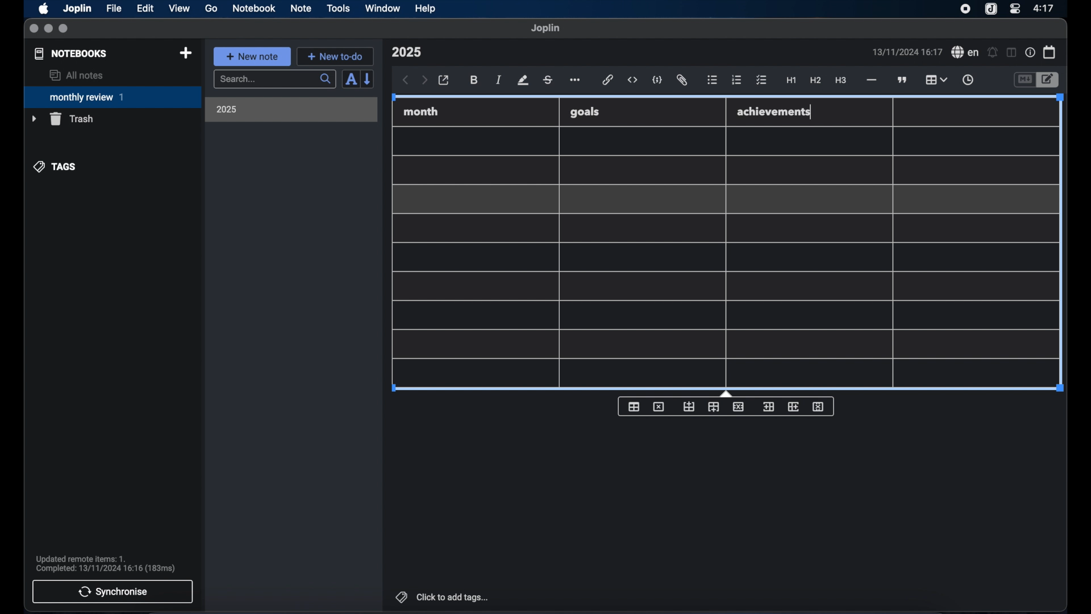  What do you see at coordinates (421, 111) in the screenshot?
I see `month` at bounding box center [421, 111].